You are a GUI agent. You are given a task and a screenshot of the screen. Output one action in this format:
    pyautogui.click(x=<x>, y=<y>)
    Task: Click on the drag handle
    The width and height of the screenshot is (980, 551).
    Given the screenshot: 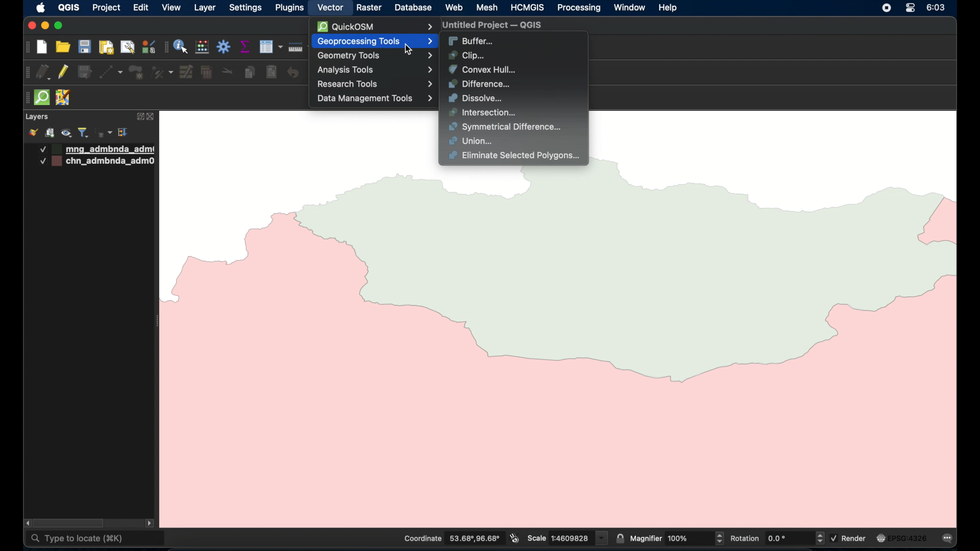 What is the action you would take?
    pyautogui.click(x=25, y=98)
    